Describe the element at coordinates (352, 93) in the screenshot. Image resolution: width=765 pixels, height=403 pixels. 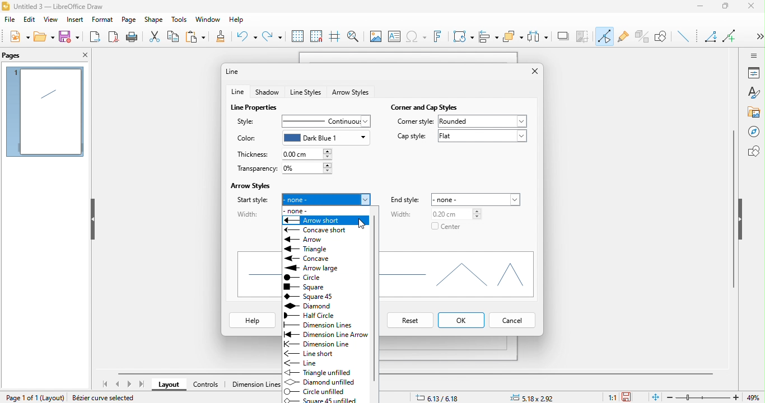
I see `arrow style` at that location.